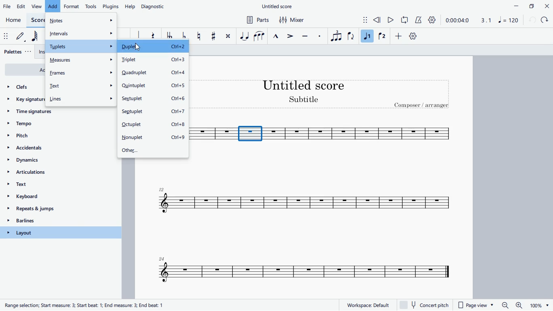 This screenshot has height=311, width=553. I want to click on tie, so click(244, 36).